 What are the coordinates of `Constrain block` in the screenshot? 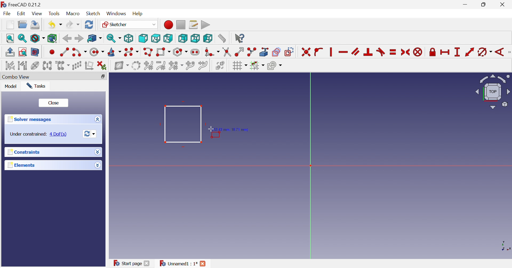 It's located at (418, 52).